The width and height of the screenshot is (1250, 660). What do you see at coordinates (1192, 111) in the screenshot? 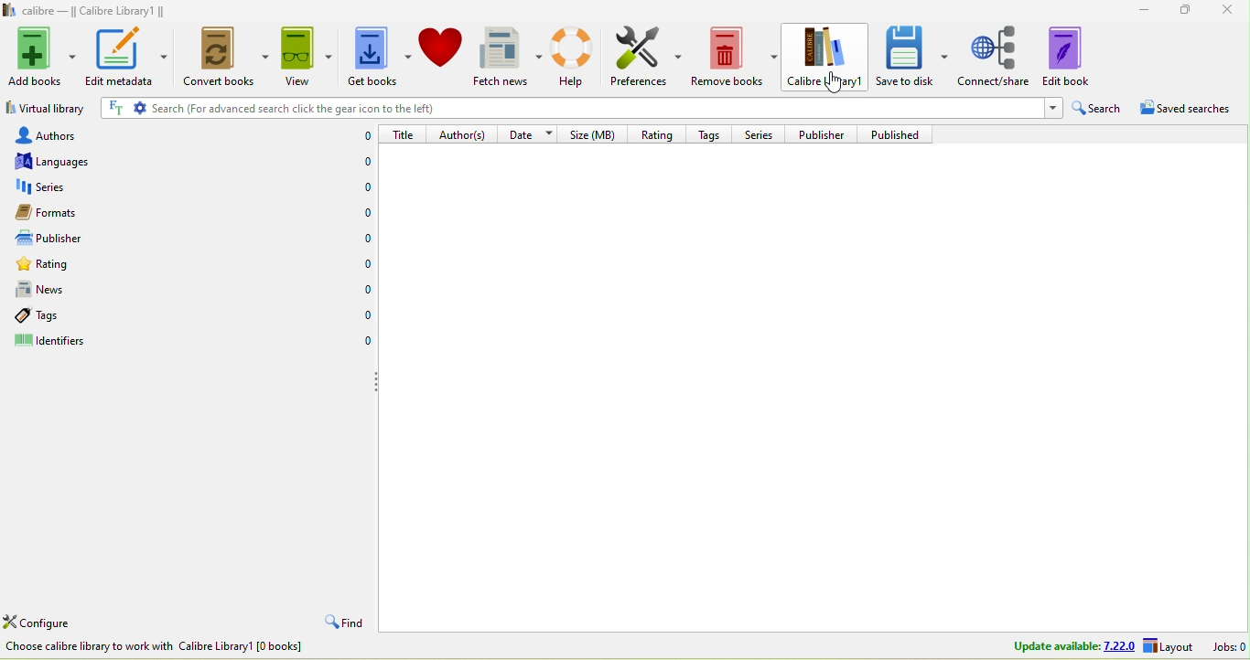
I see `saved searches` at bounding box center [1192, 111].